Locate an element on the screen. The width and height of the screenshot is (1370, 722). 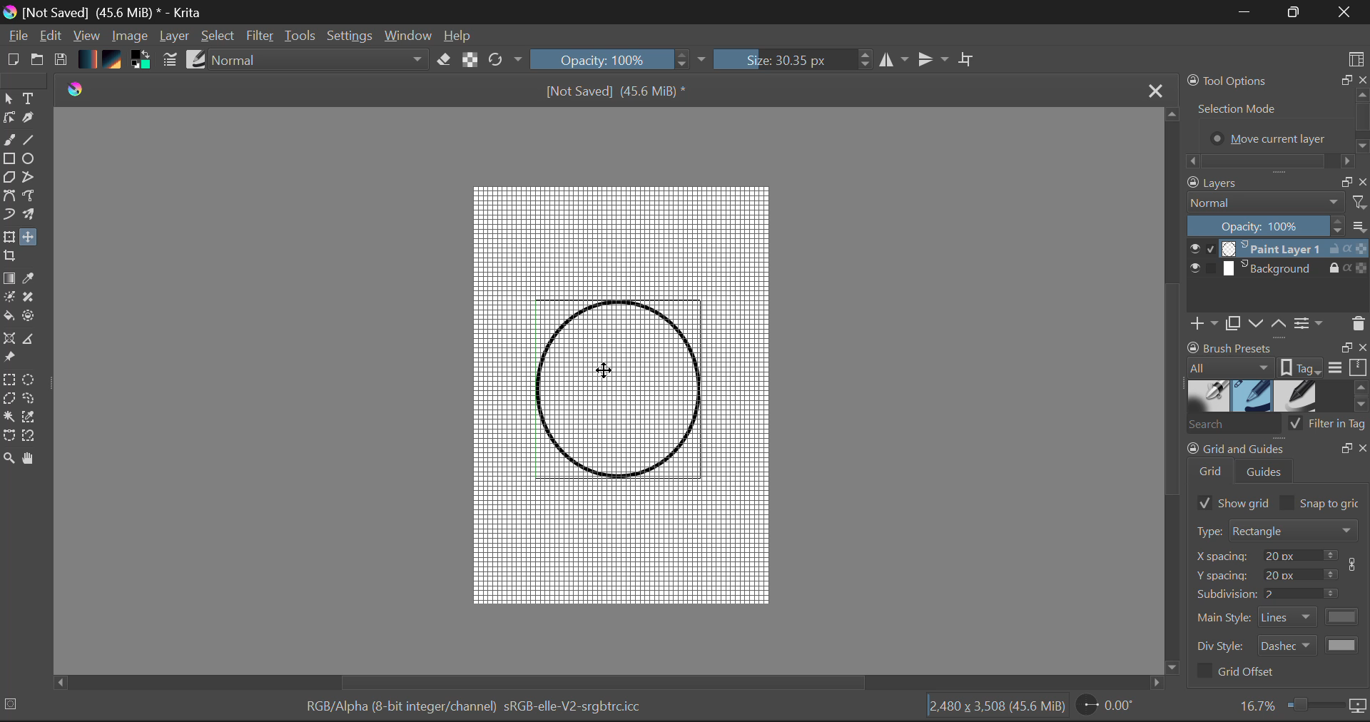
Polygon Selection is located at coordinates (9, 400).